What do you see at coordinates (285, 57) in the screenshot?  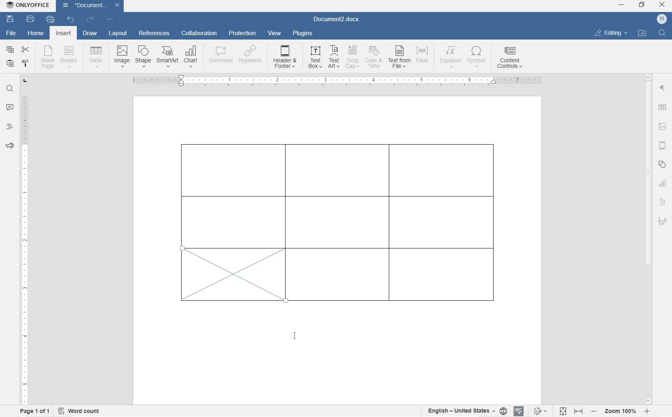 I see `HEADER & OOTER` at bounding box center [285, 57].